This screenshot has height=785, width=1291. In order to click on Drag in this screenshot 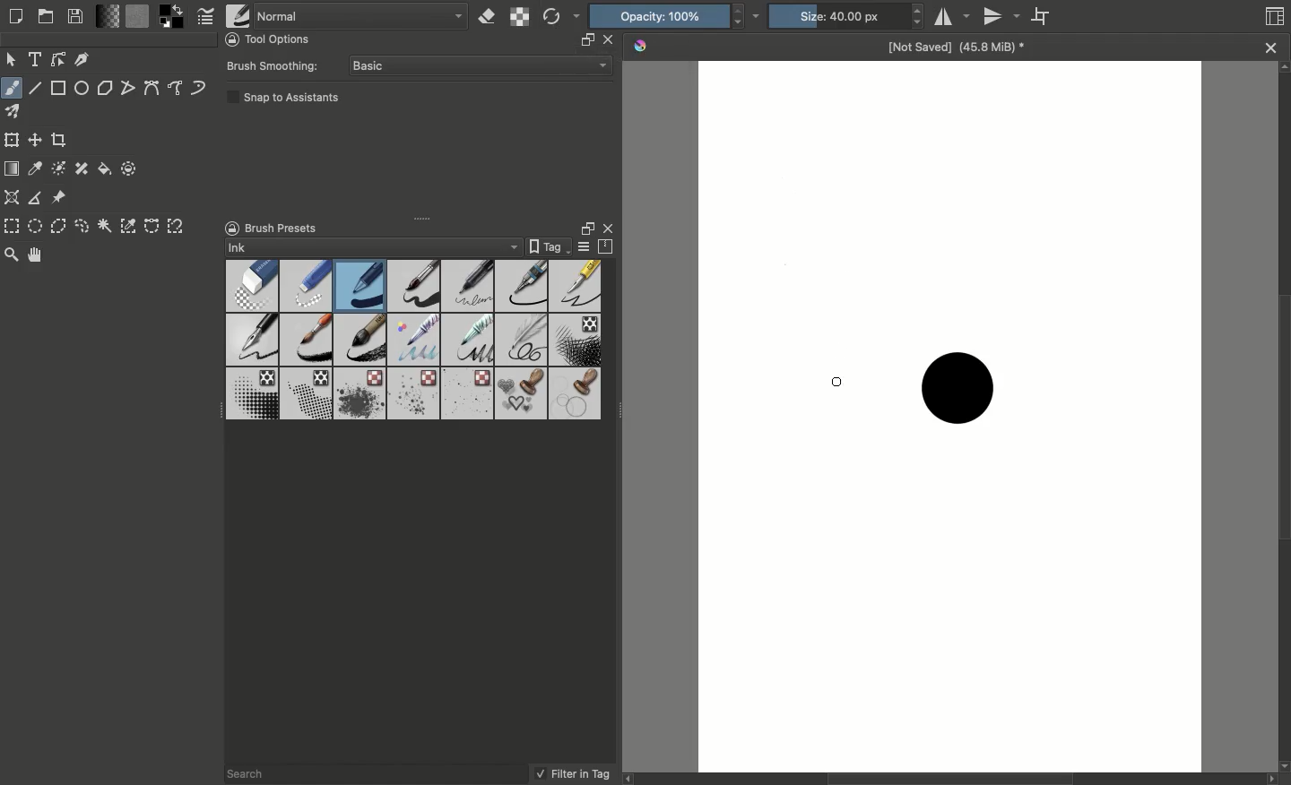, I will do `click(427, 217)`.